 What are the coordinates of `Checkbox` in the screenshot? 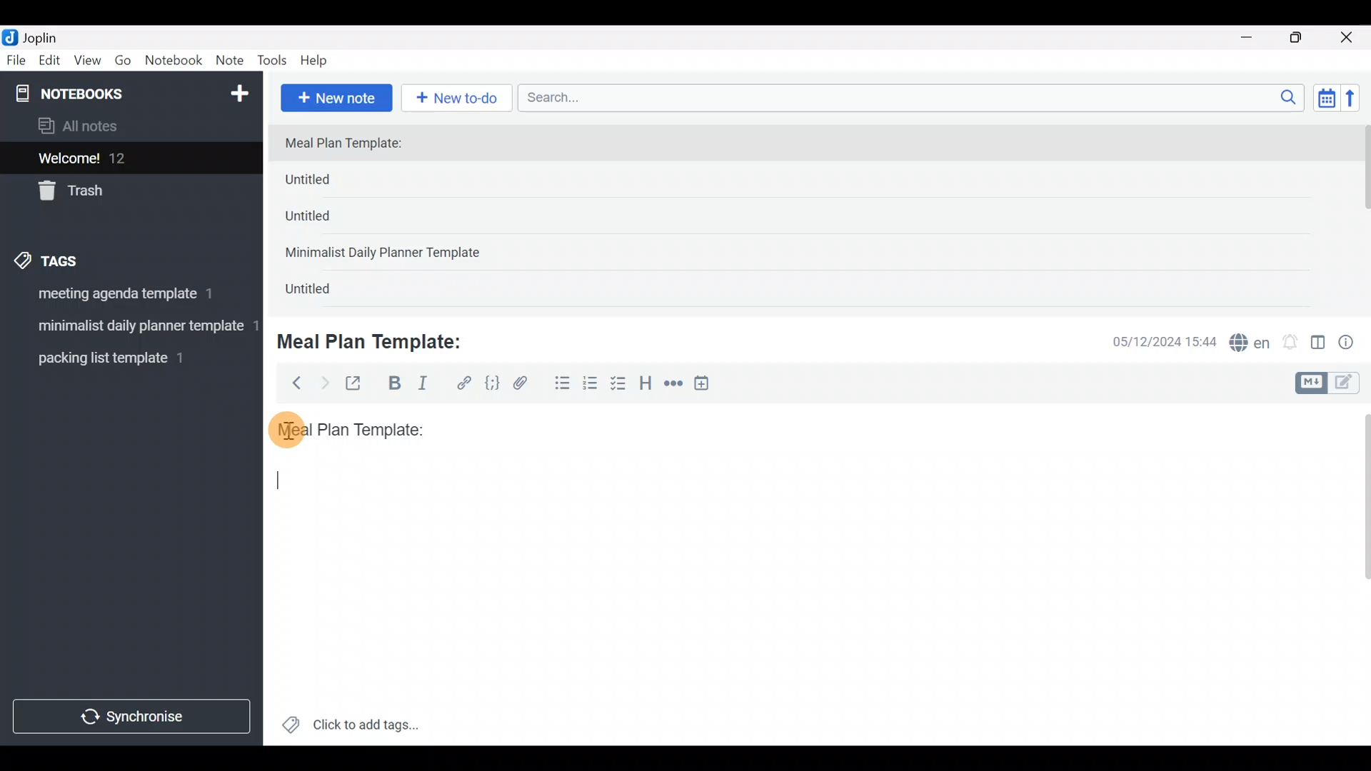 It's located at (620, 385).